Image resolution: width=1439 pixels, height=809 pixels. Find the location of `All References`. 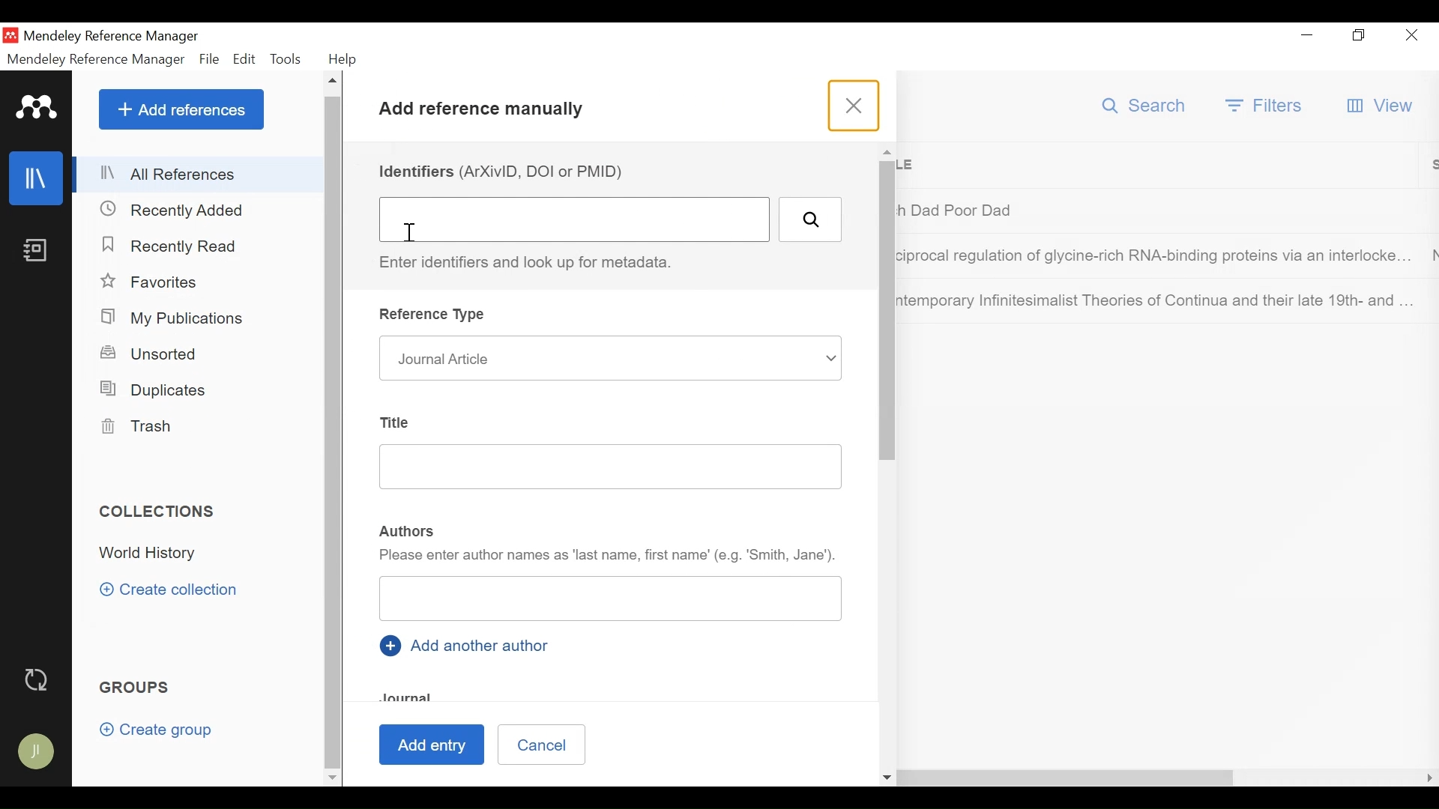

All References is located at coordinates (197, 175).